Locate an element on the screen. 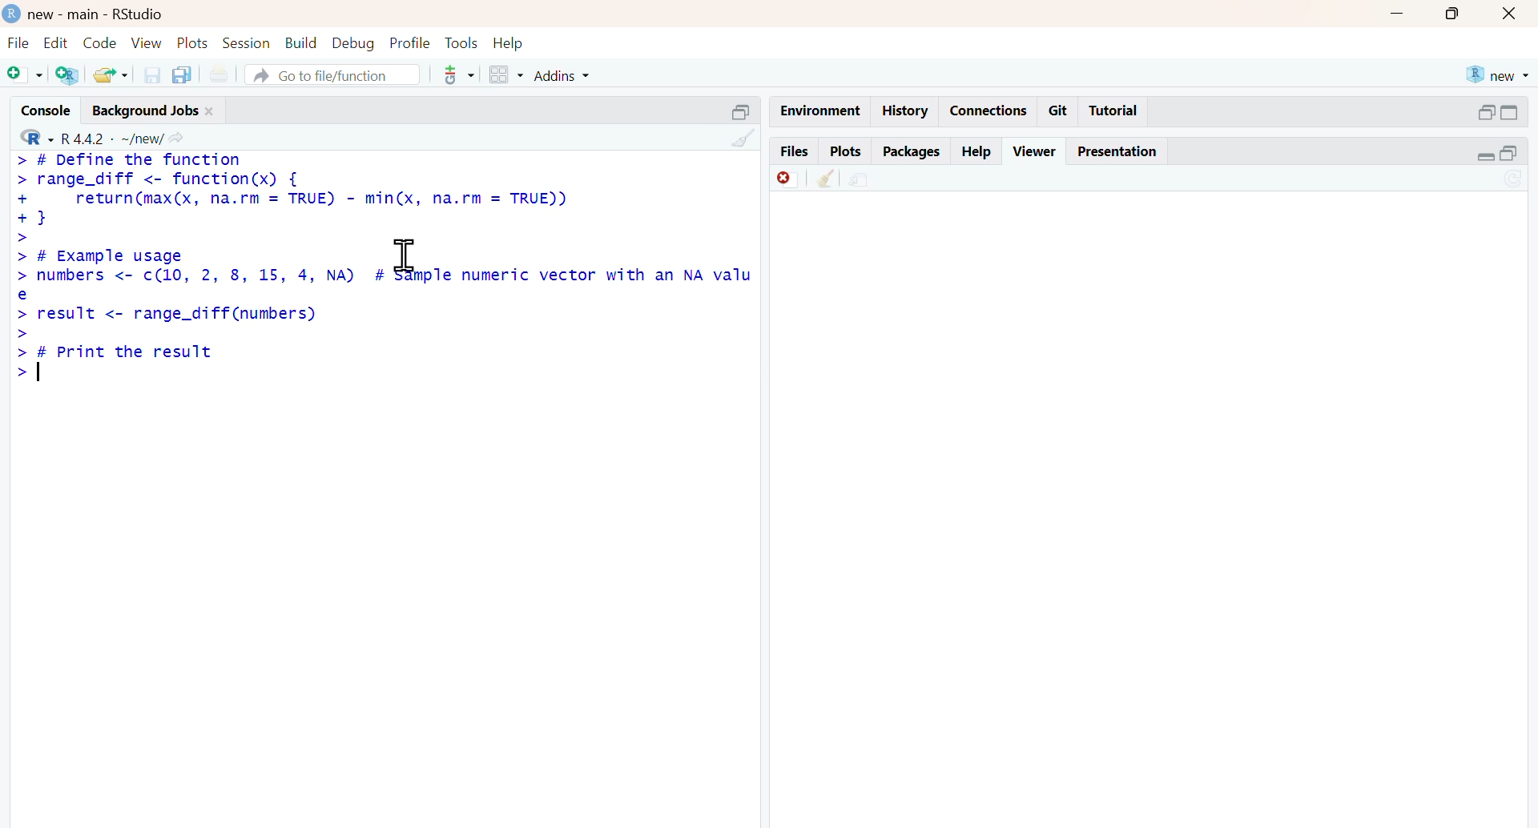  new - main - RStudio is located at coordinates (98, 16).